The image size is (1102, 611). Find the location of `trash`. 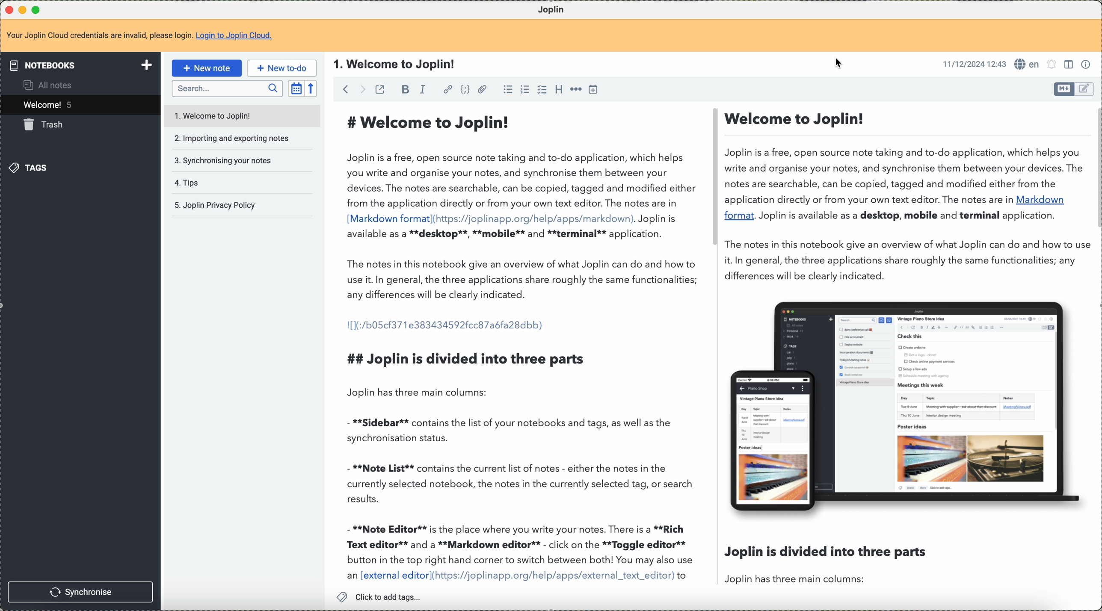

trash is located at coordinates (48, 126).